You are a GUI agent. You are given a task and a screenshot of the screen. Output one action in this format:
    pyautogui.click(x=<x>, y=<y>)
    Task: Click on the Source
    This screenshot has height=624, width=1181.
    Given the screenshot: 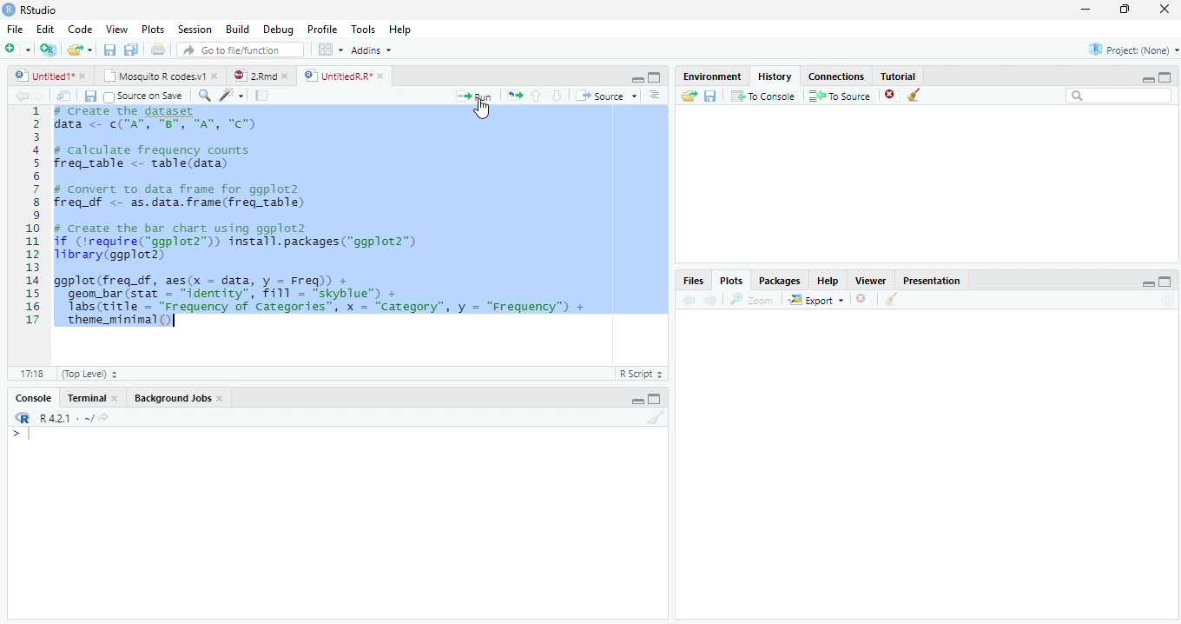 What is the action you would take?
    pyautogui.click(x=609, y=96)
    